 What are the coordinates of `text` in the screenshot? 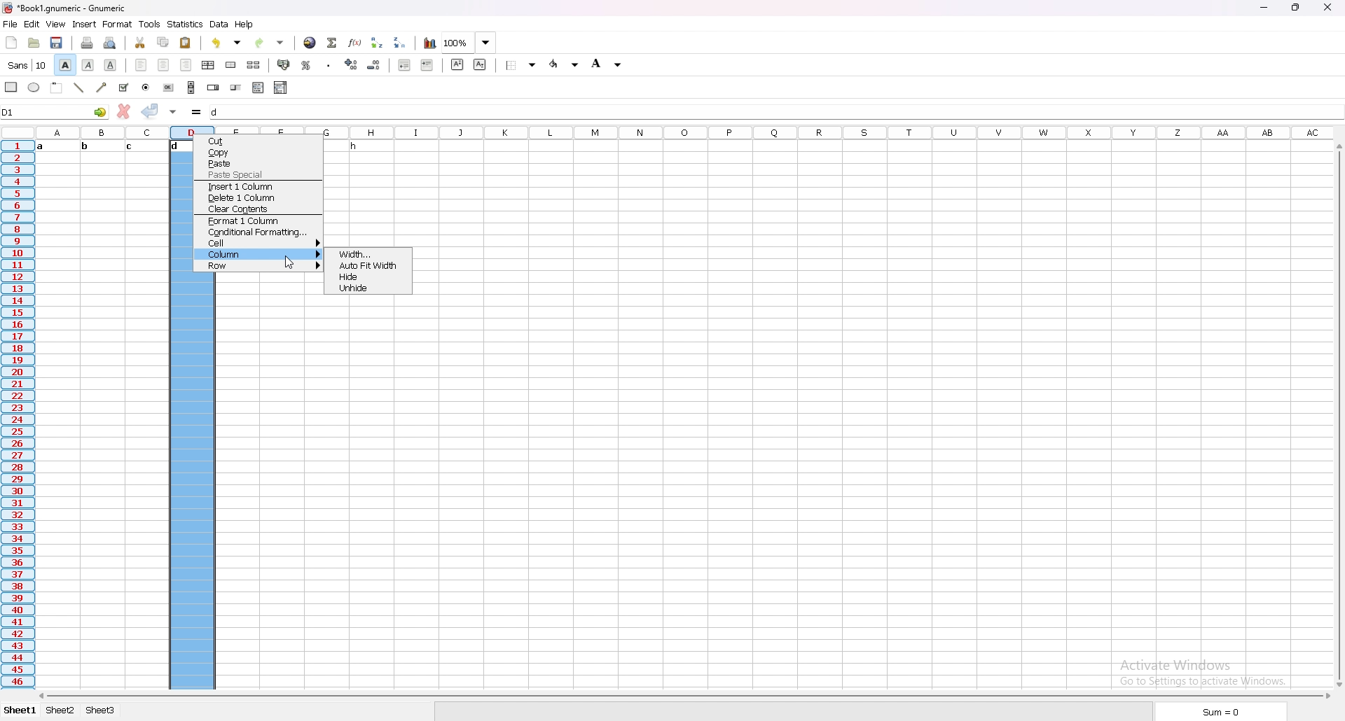 It's located at (116, 146).